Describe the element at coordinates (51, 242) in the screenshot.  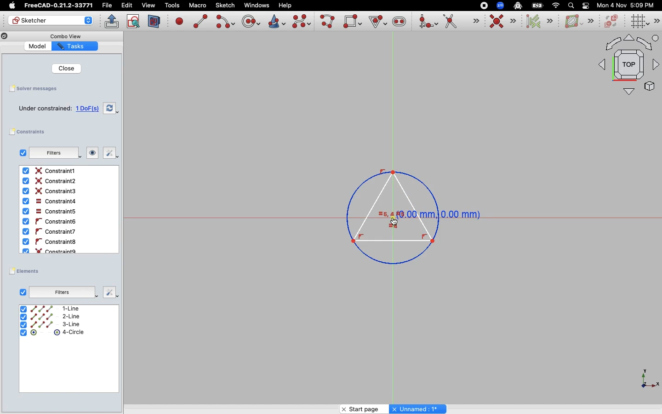
I see `Constraint8` at that location.